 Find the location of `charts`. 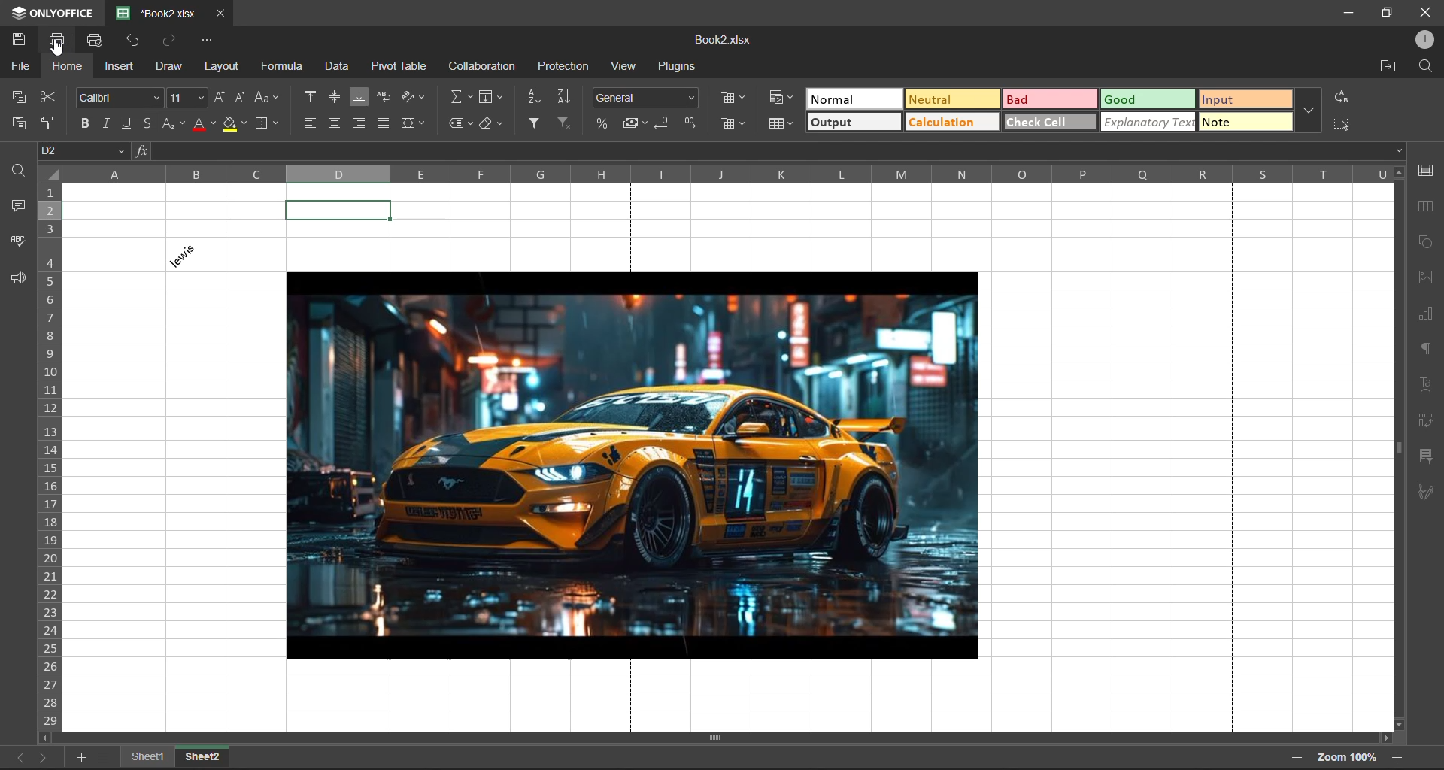

charts is located at coordinates (1427, 314).